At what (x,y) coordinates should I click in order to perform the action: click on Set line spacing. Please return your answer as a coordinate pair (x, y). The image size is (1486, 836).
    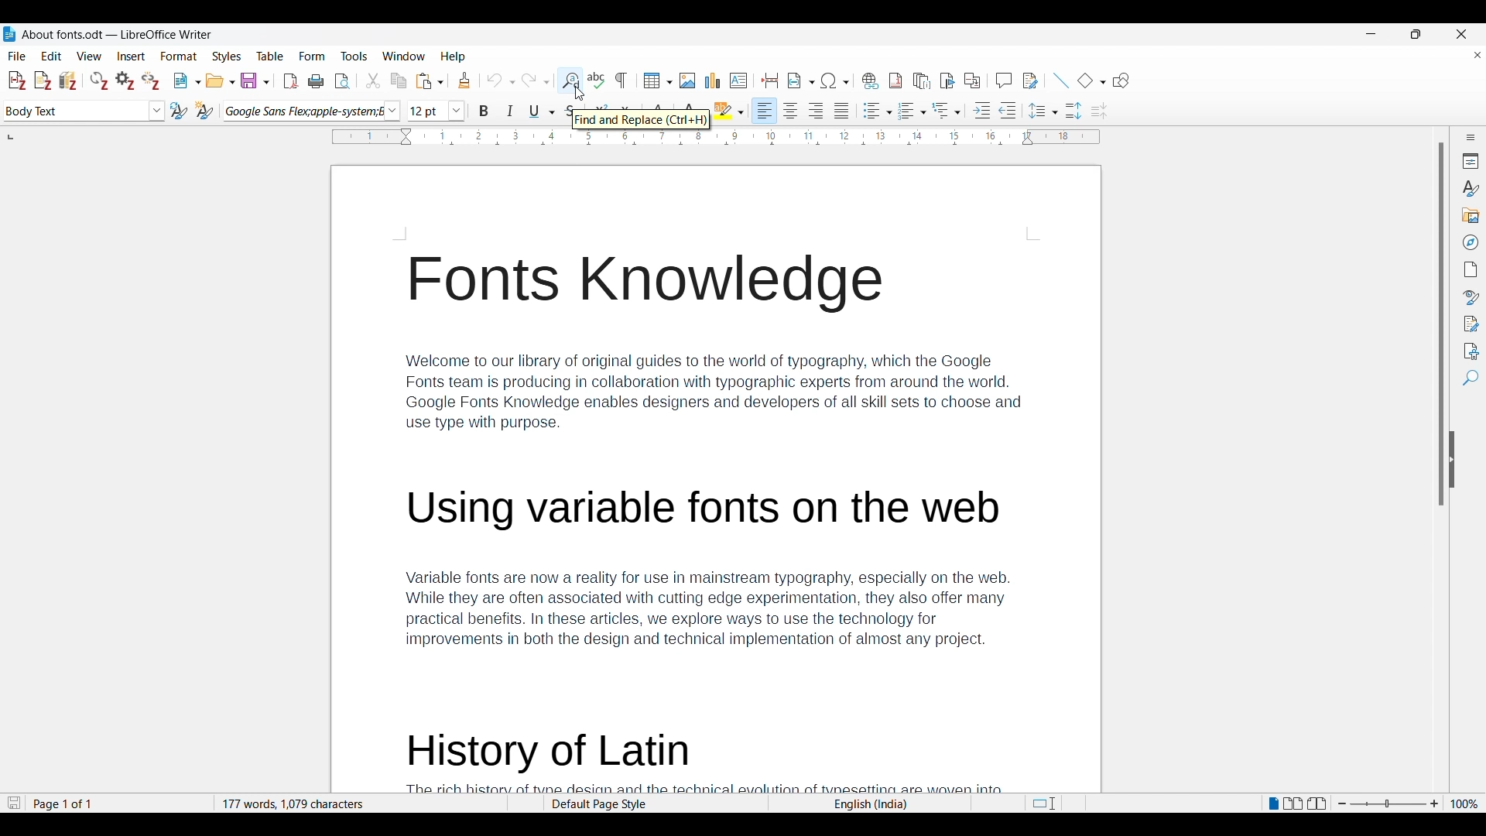
    Looking at the image, I should click on (1043, 111).